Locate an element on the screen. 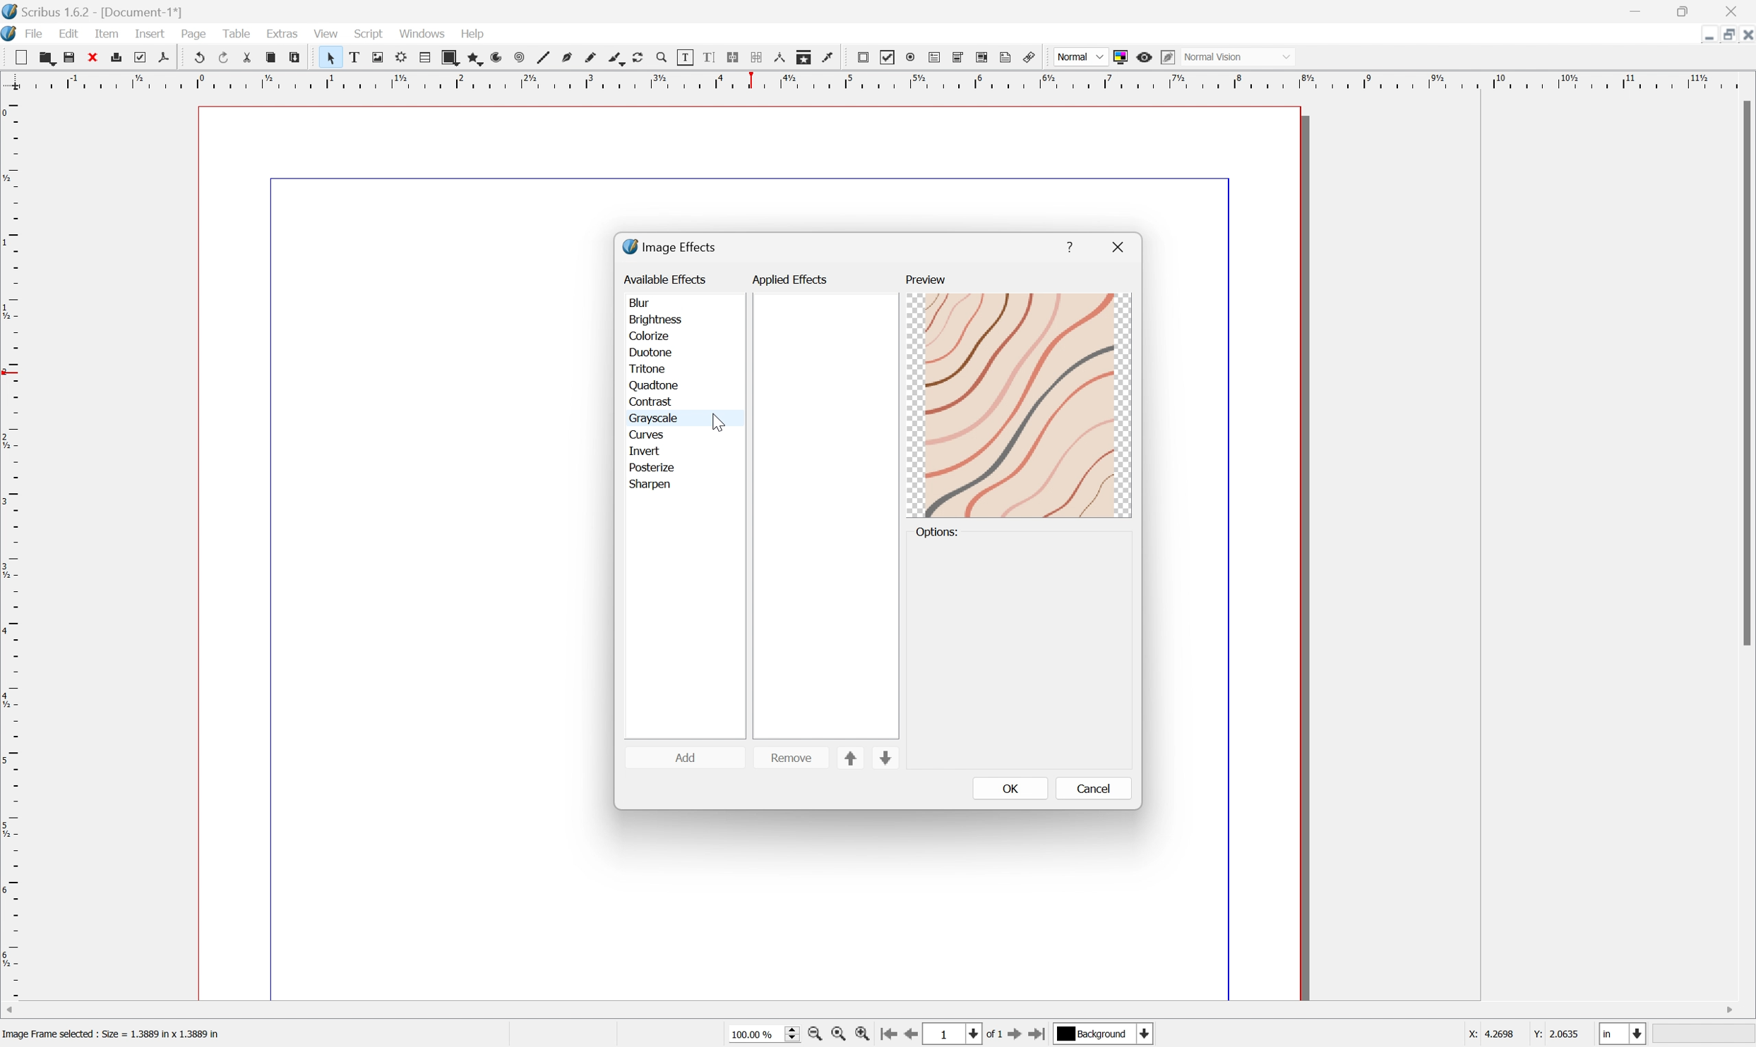  Unlink text frames is located at coordinates (760, 57).